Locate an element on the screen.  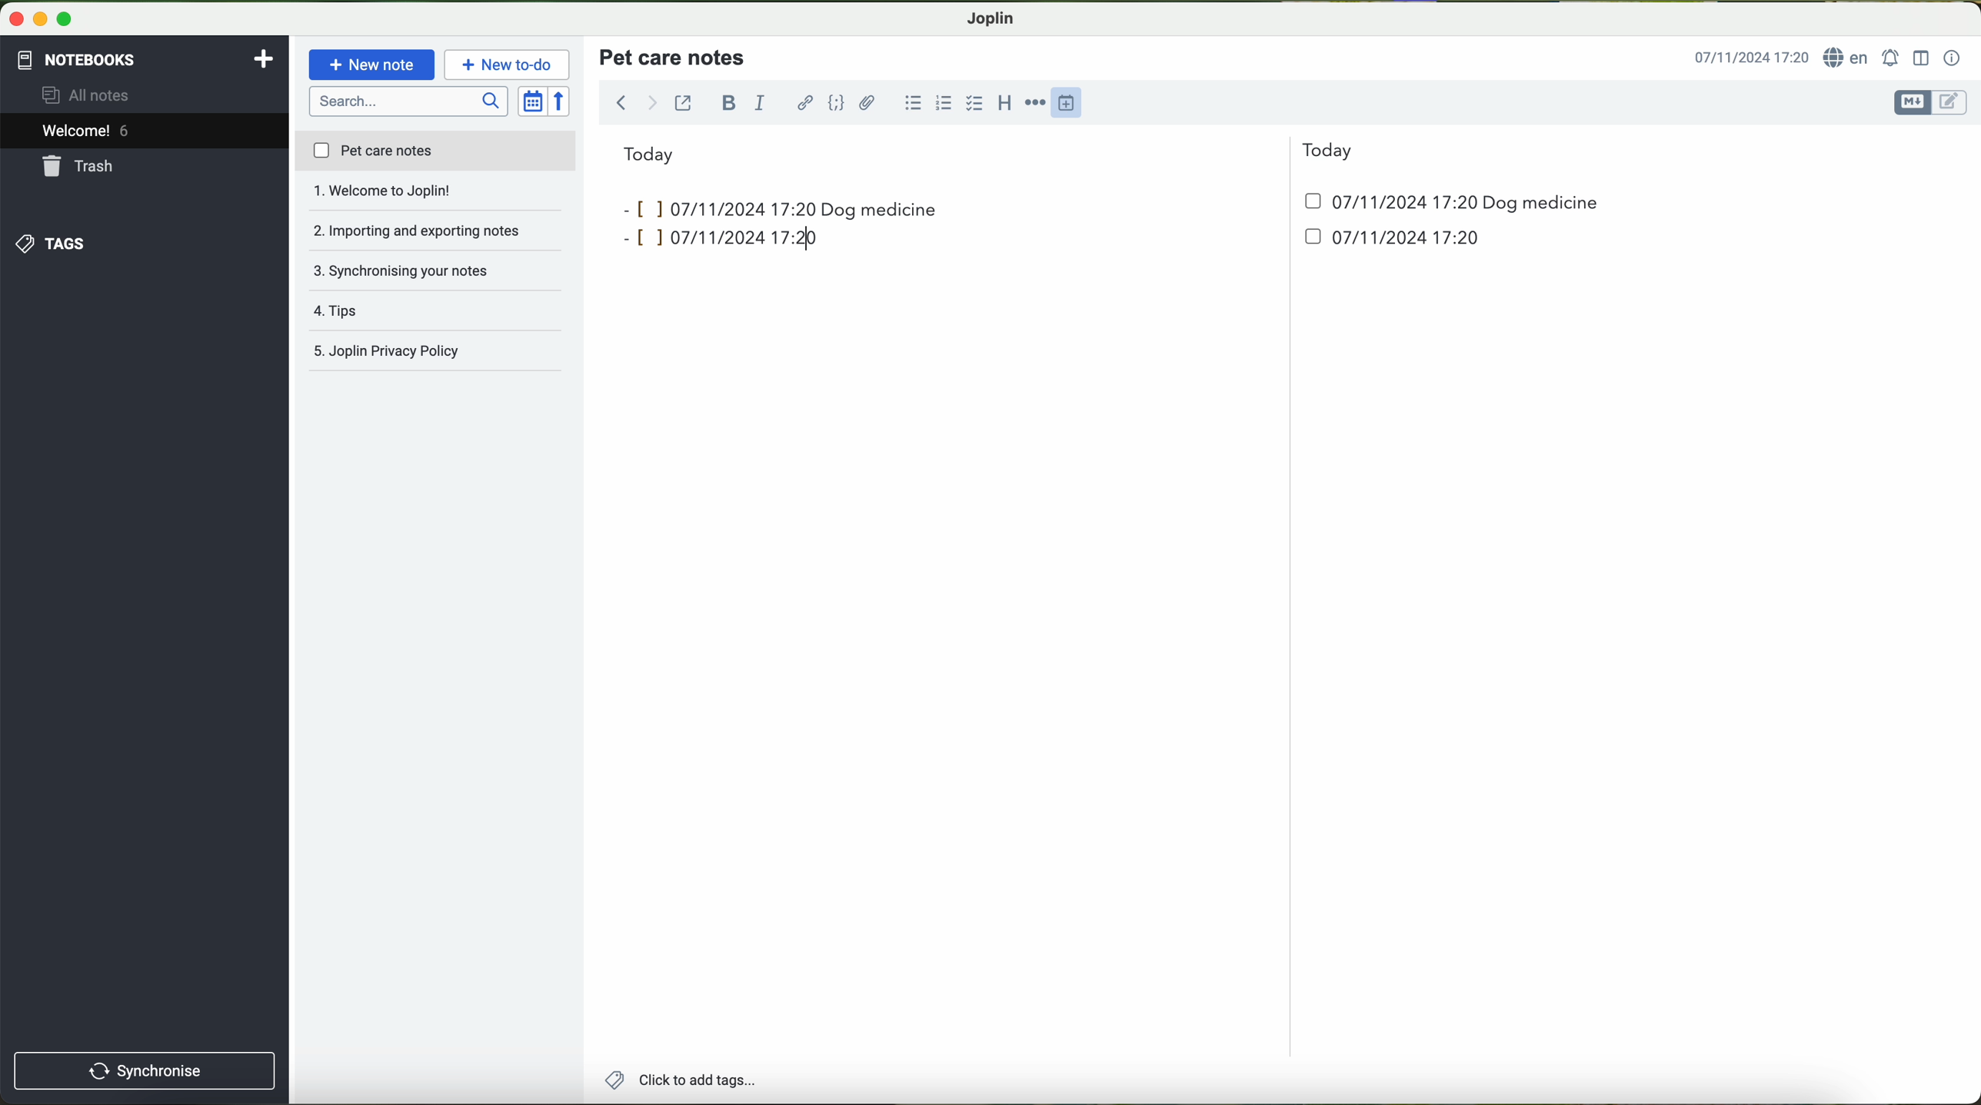
cursor on checkbox option is located at coordinates (977, 104).